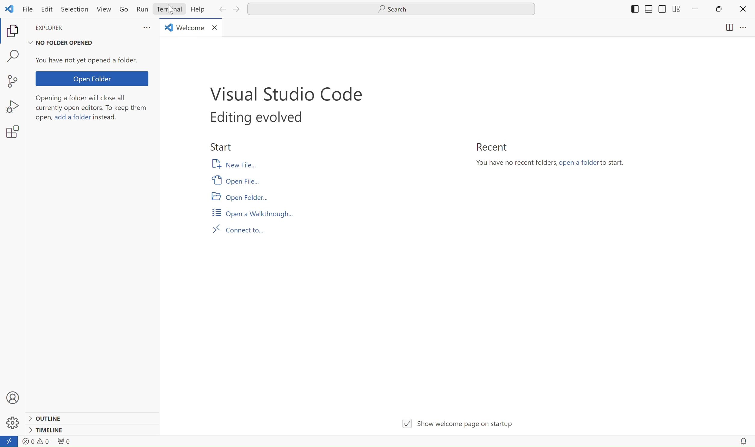 The height and width of the screenshot is (447, 755). What do you see at coordinates (10, 8) in the screenshot?
I see `logo` at bounding box center [10, 8].